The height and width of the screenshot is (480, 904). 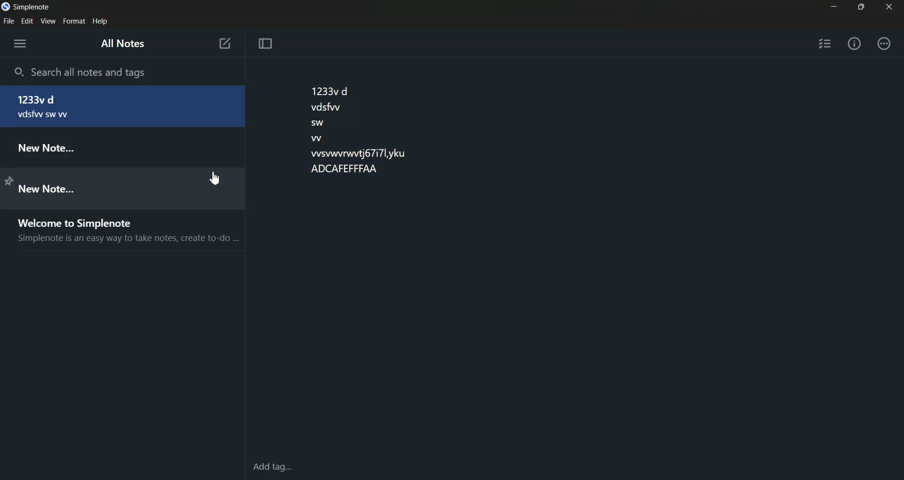 I want to click on Close, so click(x=888, y=6).